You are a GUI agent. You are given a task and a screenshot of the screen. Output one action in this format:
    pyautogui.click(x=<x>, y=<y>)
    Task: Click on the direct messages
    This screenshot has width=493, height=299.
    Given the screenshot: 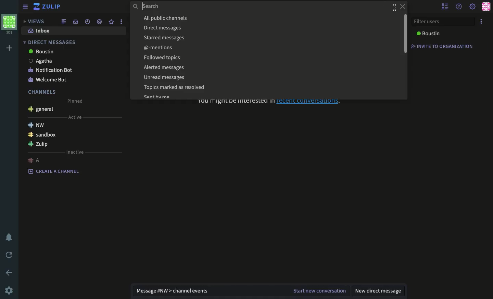 What is the action you would take?
    pyautogui.click(x=49, y=43)
    